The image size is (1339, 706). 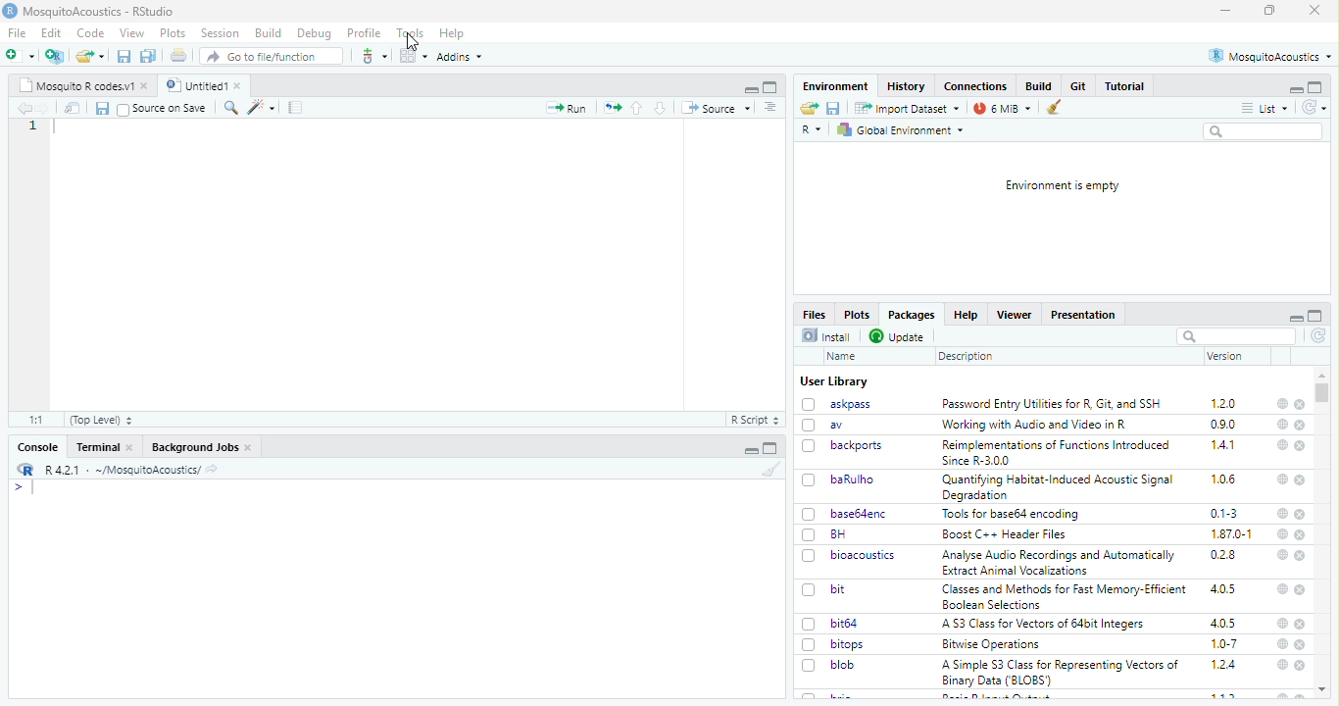 I want to click on checkbox, so click(x=810, y=591).